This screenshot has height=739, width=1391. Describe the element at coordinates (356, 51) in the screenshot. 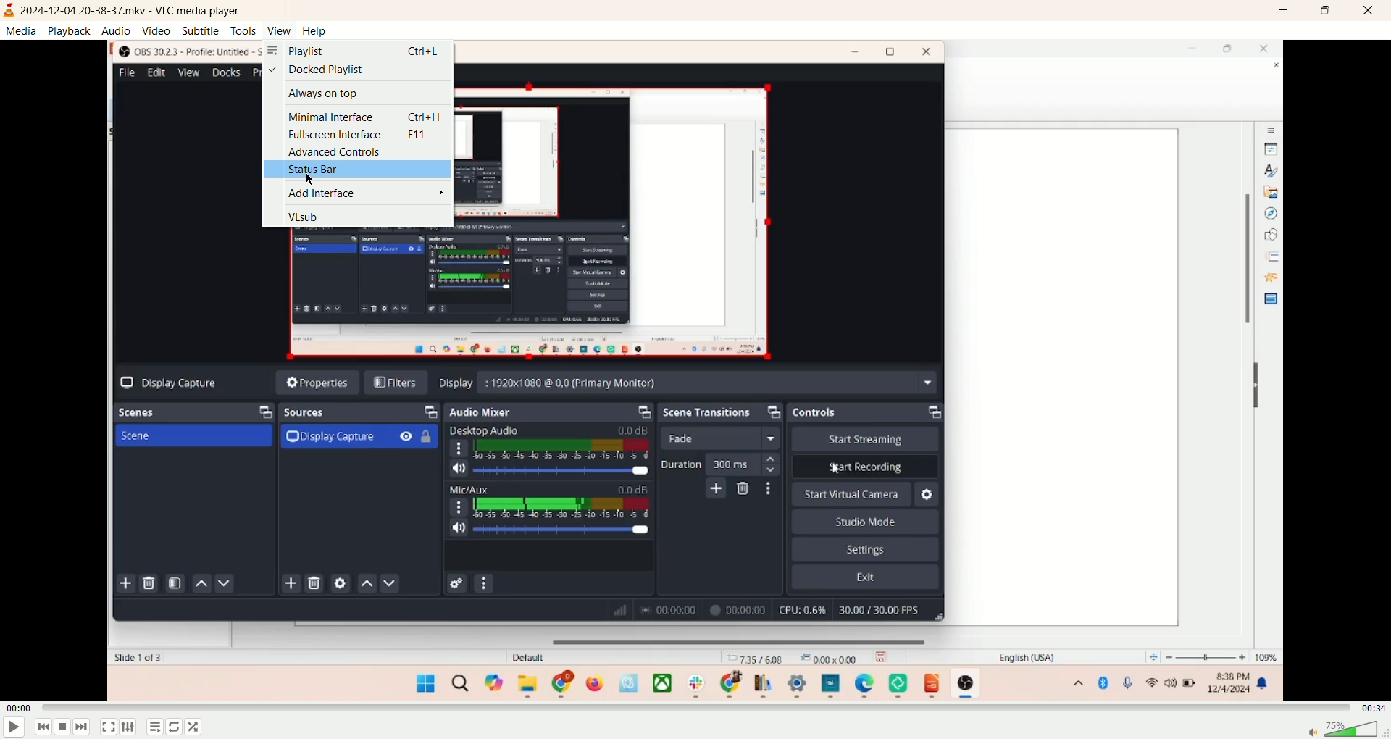

I see `playlist` at that location.